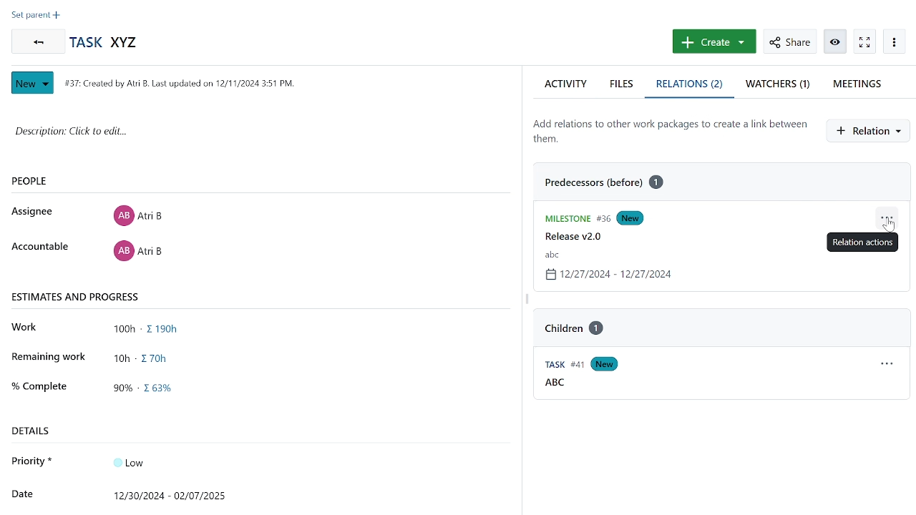 The width and height of the screenshot is (916, 515). Describe the element at coordinates (889, 217) in the screenshot. I see `relations actions` at that location.